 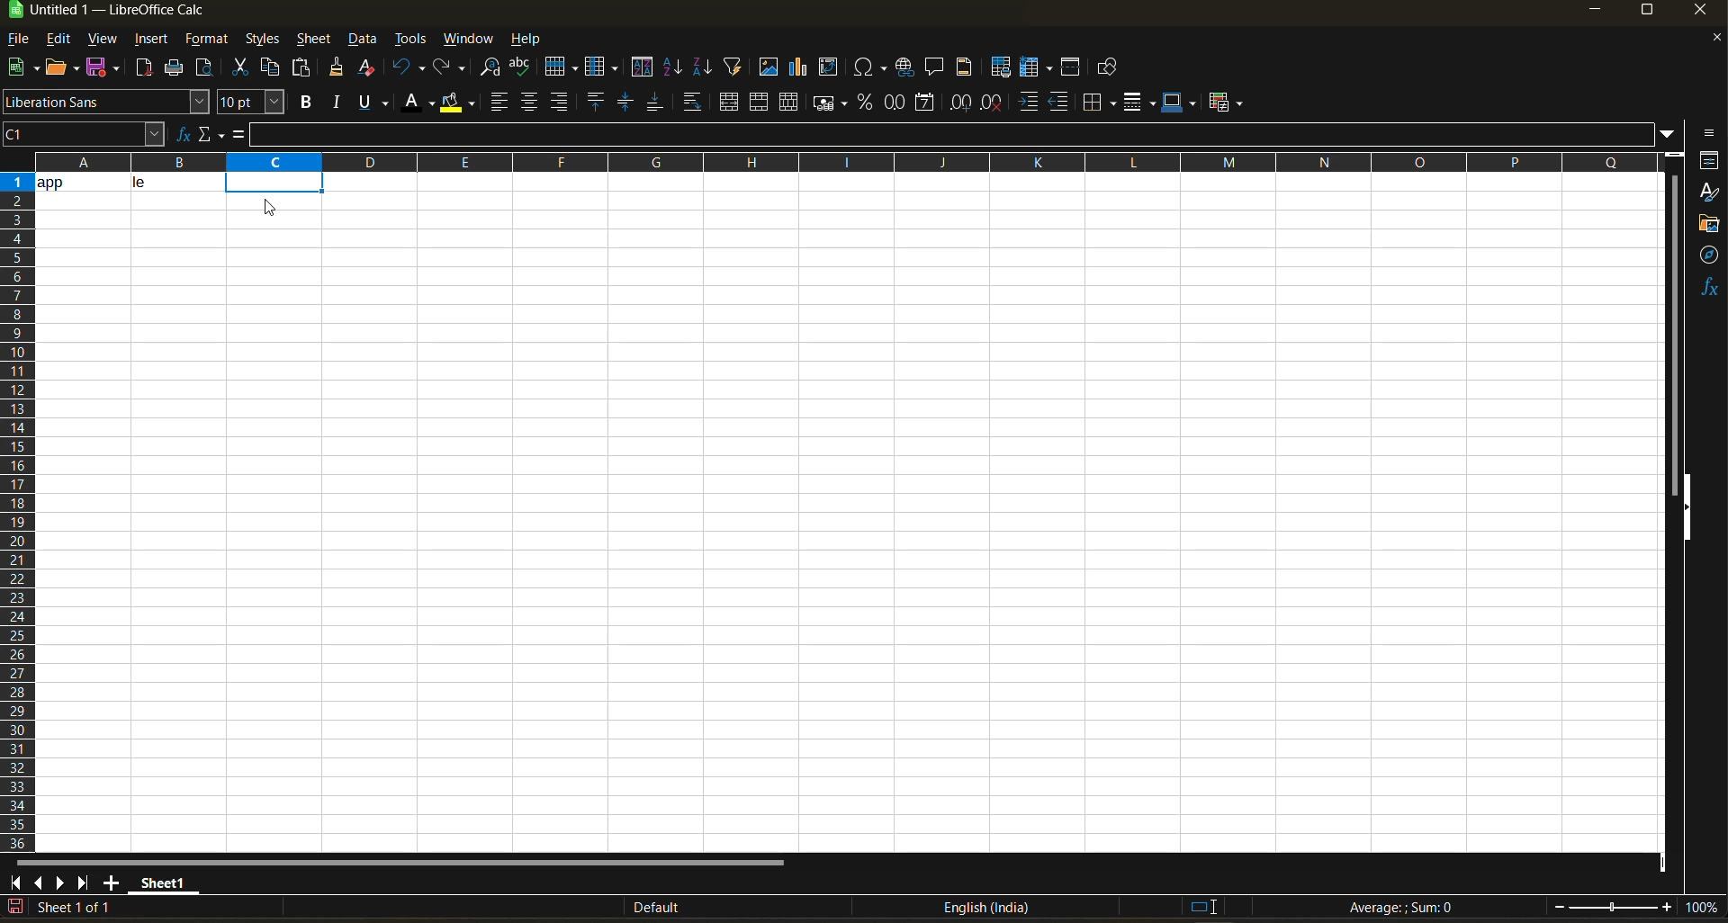 I want to click on Default, so click(x=641, y=908).